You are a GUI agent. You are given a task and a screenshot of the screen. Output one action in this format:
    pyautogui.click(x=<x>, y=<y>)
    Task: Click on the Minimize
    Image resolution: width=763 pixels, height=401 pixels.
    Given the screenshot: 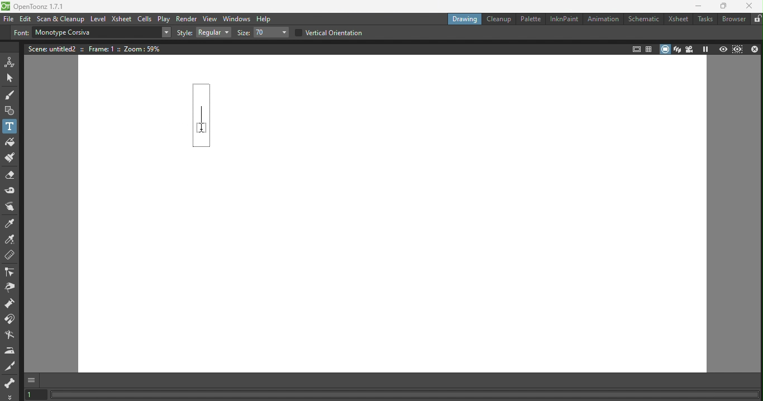 What is the action you would take?
    pyautogui.click(x=699, y=6)
    